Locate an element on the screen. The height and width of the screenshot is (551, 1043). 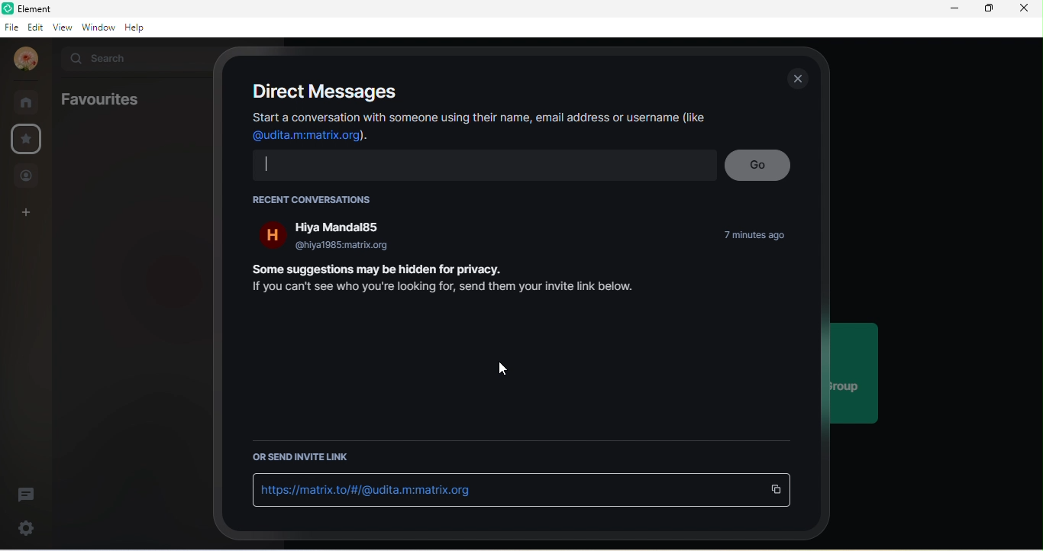
minimize is located at coordinates (951, 10).